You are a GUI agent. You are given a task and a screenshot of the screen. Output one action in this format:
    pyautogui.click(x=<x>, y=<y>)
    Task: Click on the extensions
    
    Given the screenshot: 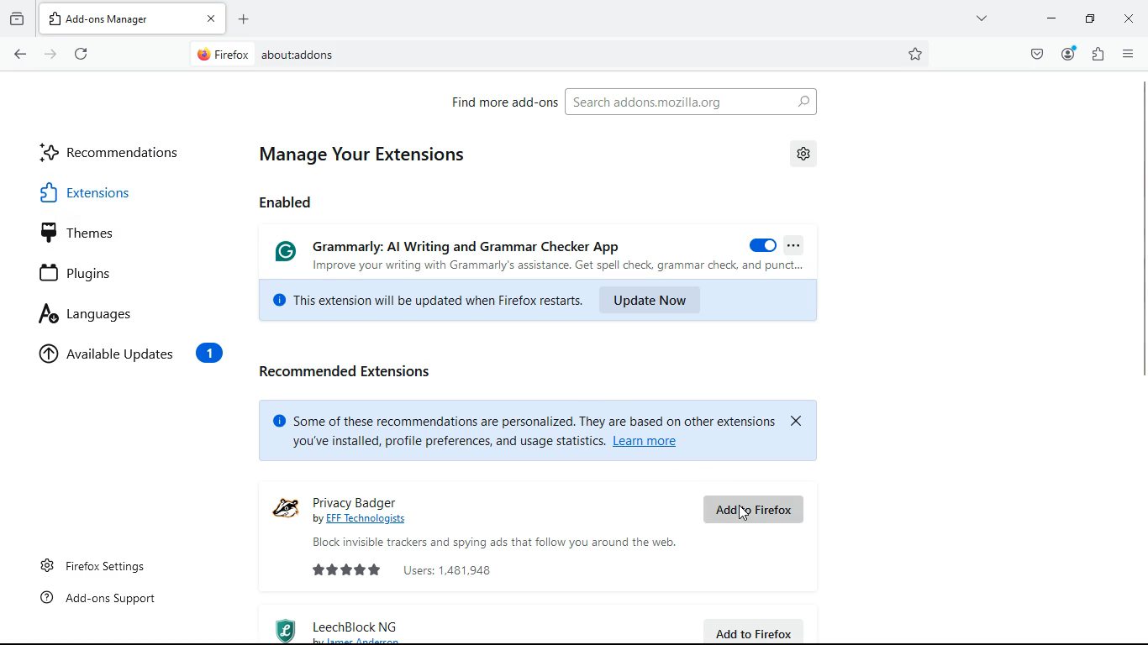 What is the action you would take?
    pyautogui.click(x=1100, y=53)
    